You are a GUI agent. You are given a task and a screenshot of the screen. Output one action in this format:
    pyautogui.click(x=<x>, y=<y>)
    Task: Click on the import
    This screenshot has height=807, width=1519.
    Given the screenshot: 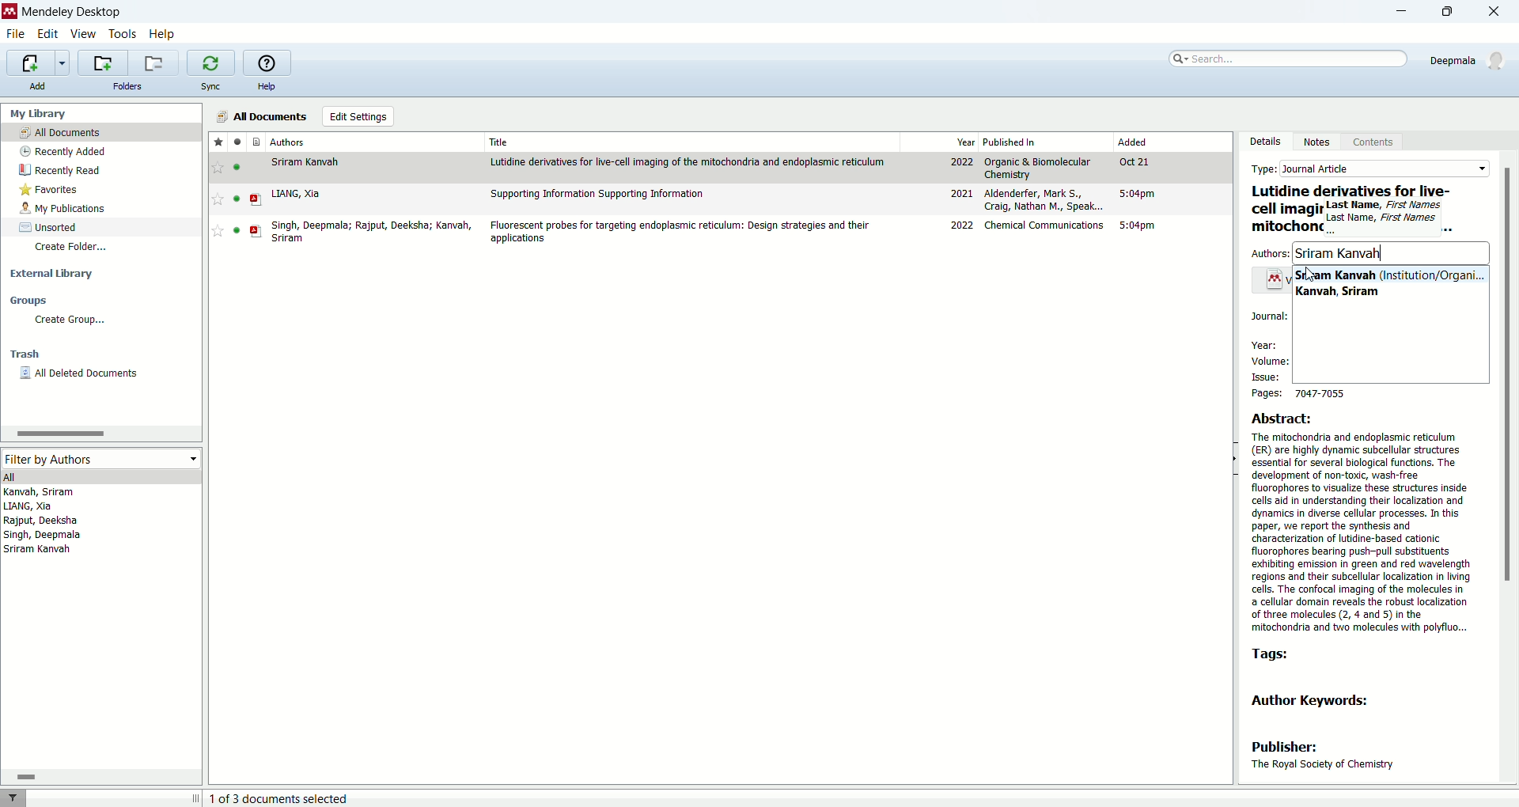 What is the action you would take?
    pyautogui.click(x=38, y=63)
    